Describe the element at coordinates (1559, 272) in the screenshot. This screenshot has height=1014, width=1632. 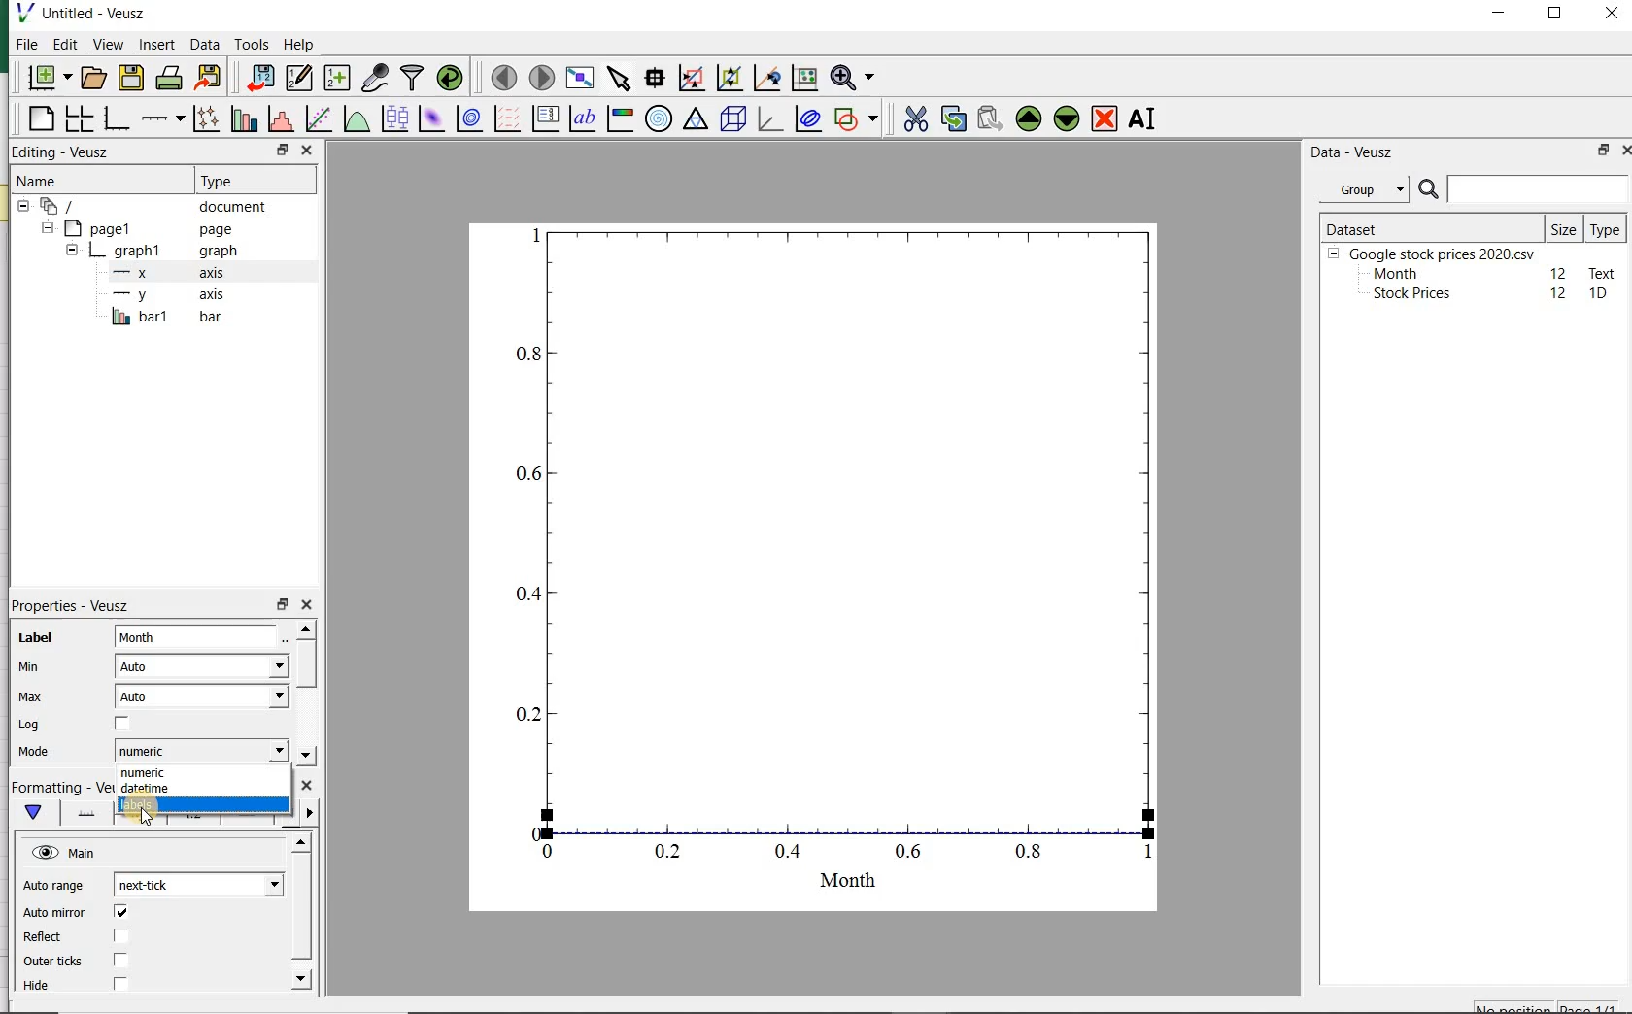
I see `12` at that location.